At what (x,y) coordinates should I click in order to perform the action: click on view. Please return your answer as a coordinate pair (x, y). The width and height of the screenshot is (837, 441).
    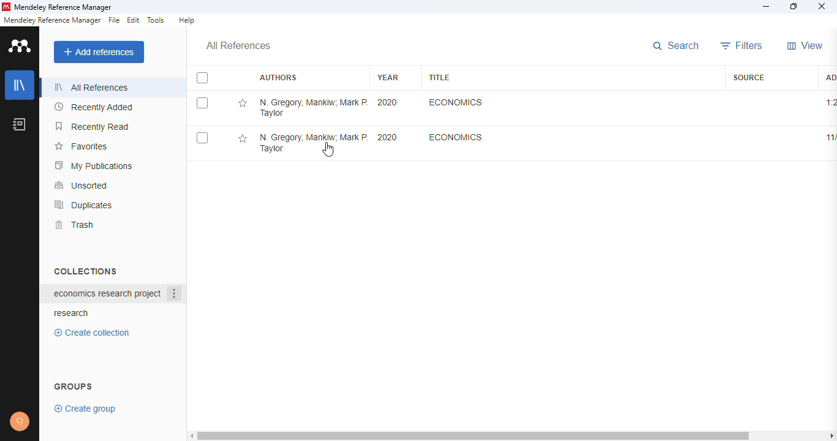
    Looking at the image, I should click on (805, 45).